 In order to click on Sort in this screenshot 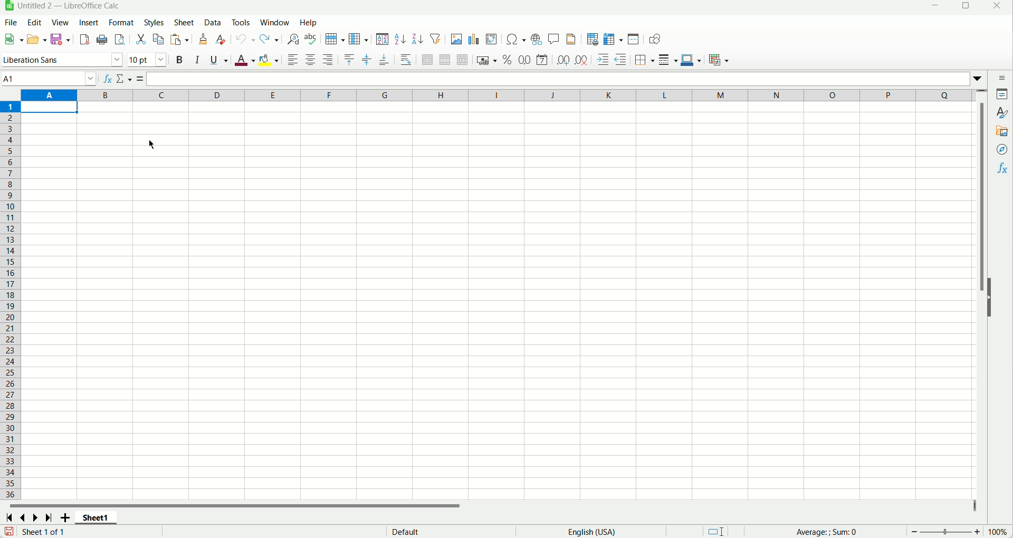, I will do `click(383, 39)`.